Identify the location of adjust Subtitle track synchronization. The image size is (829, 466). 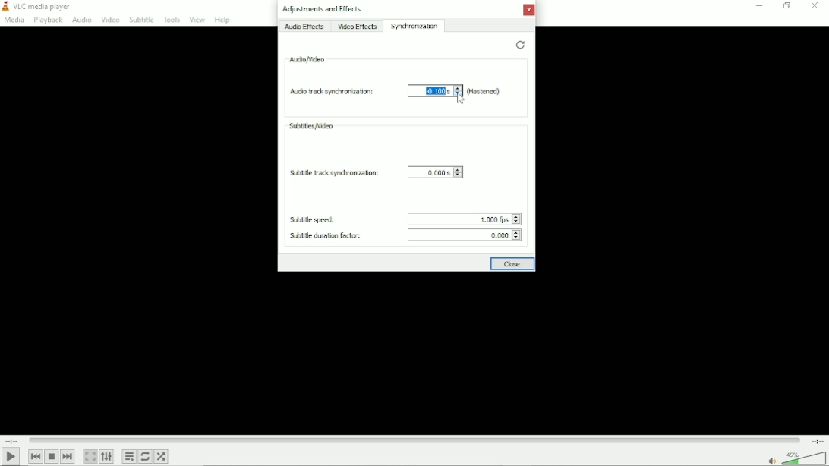
(459, 172).